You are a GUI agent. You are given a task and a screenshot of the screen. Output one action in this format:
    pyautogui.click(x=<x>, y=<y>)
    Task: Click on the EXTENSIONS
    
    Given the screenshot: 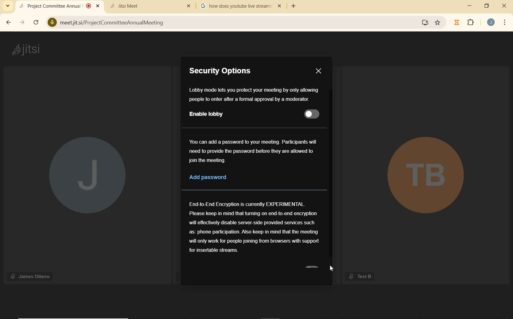 What is the action you would take?
    pyautogui.click(x=472, y=23)
    